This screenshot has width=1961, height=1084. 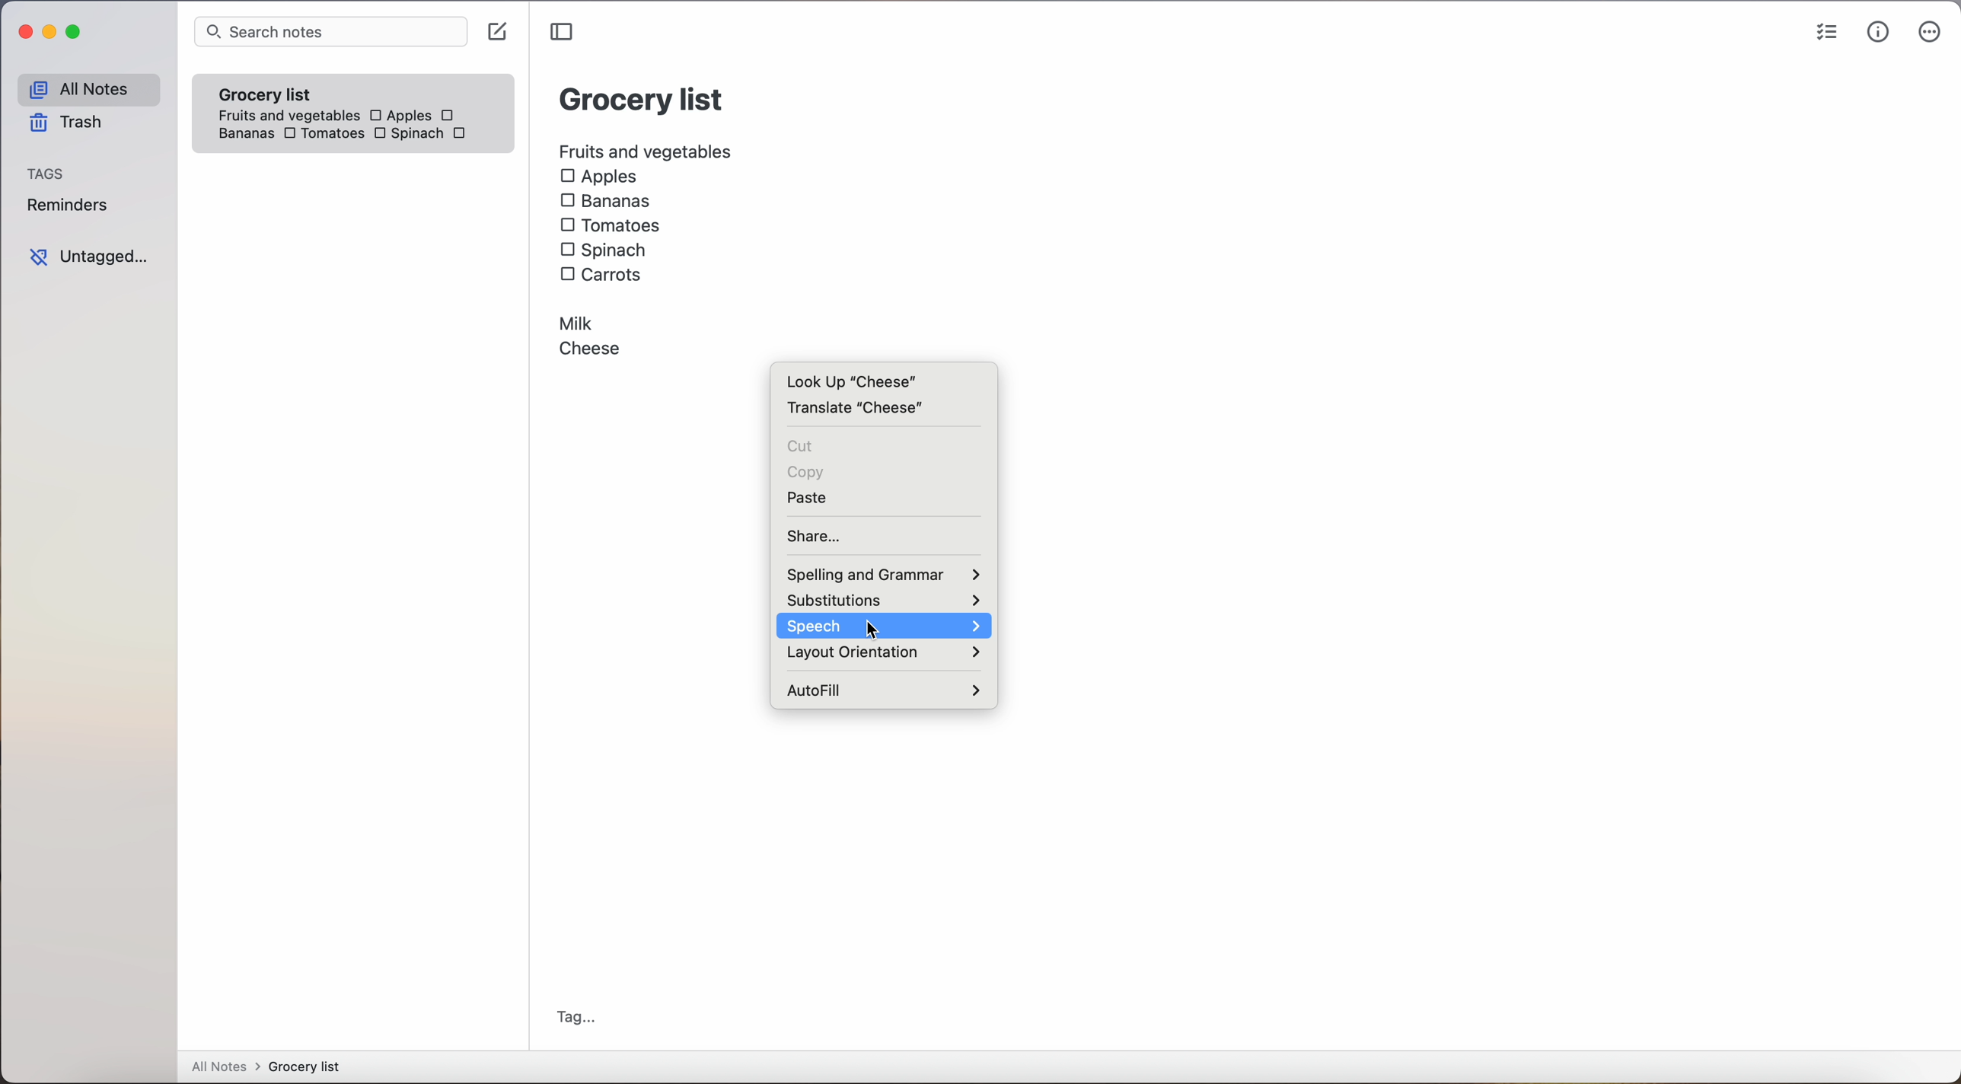 I want to click on Grocery List, so click(x=641, y=102).